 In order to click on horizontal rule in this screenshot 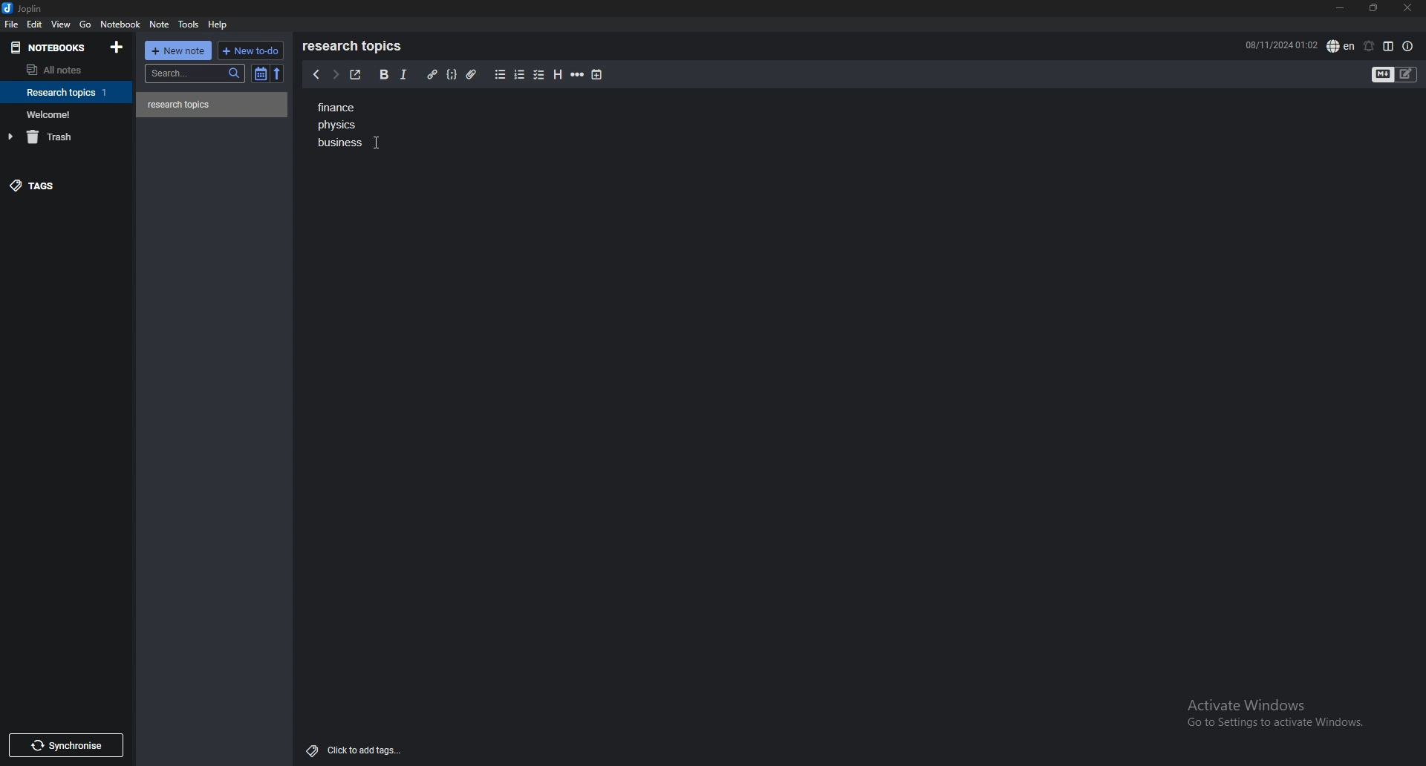, I will do `click(579, 75)`.